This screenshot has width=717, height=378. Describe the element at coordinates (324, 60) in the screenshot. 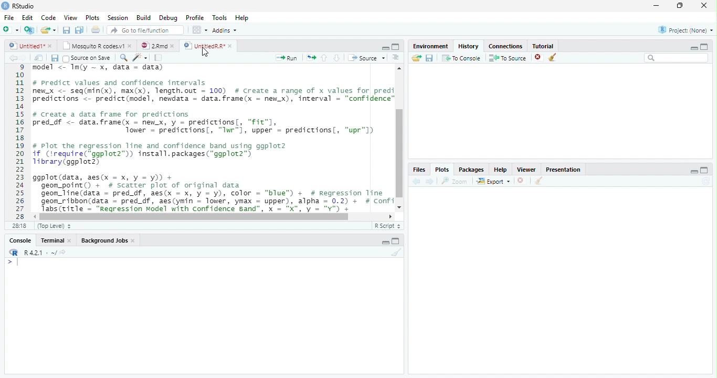

I see `Go to the previous section/chunk` at that location.